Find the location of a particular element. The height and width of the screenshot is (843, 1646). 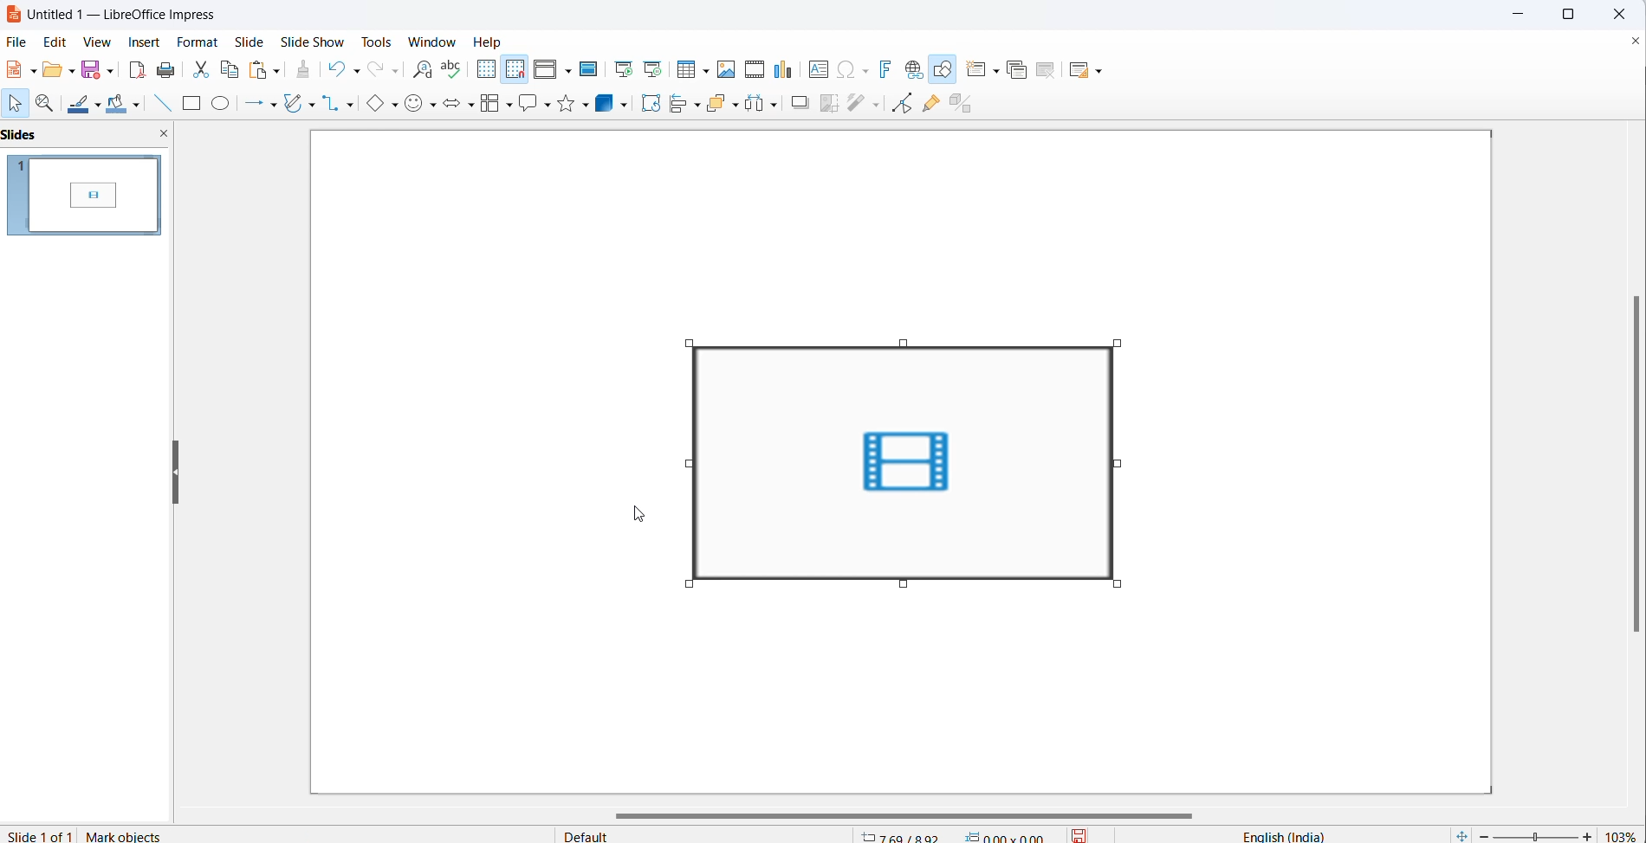

line is located at coordinates (160, 105).